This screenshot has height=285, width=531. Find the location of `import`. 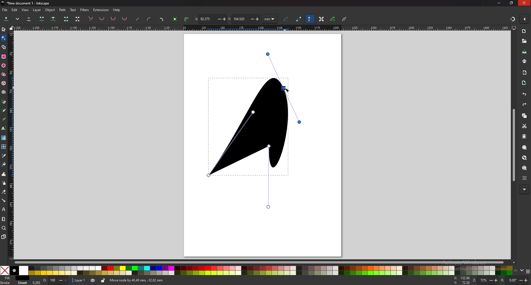

import is located at coordinates (525, 73).